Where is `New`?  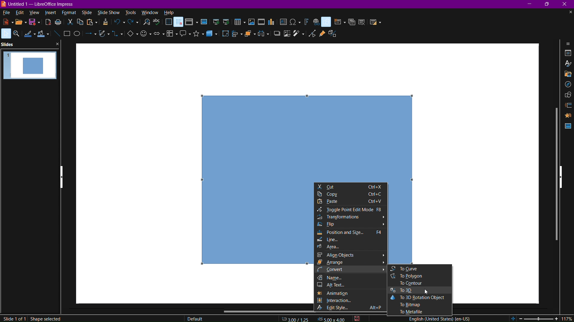
New is located at coordinates (5, 22).